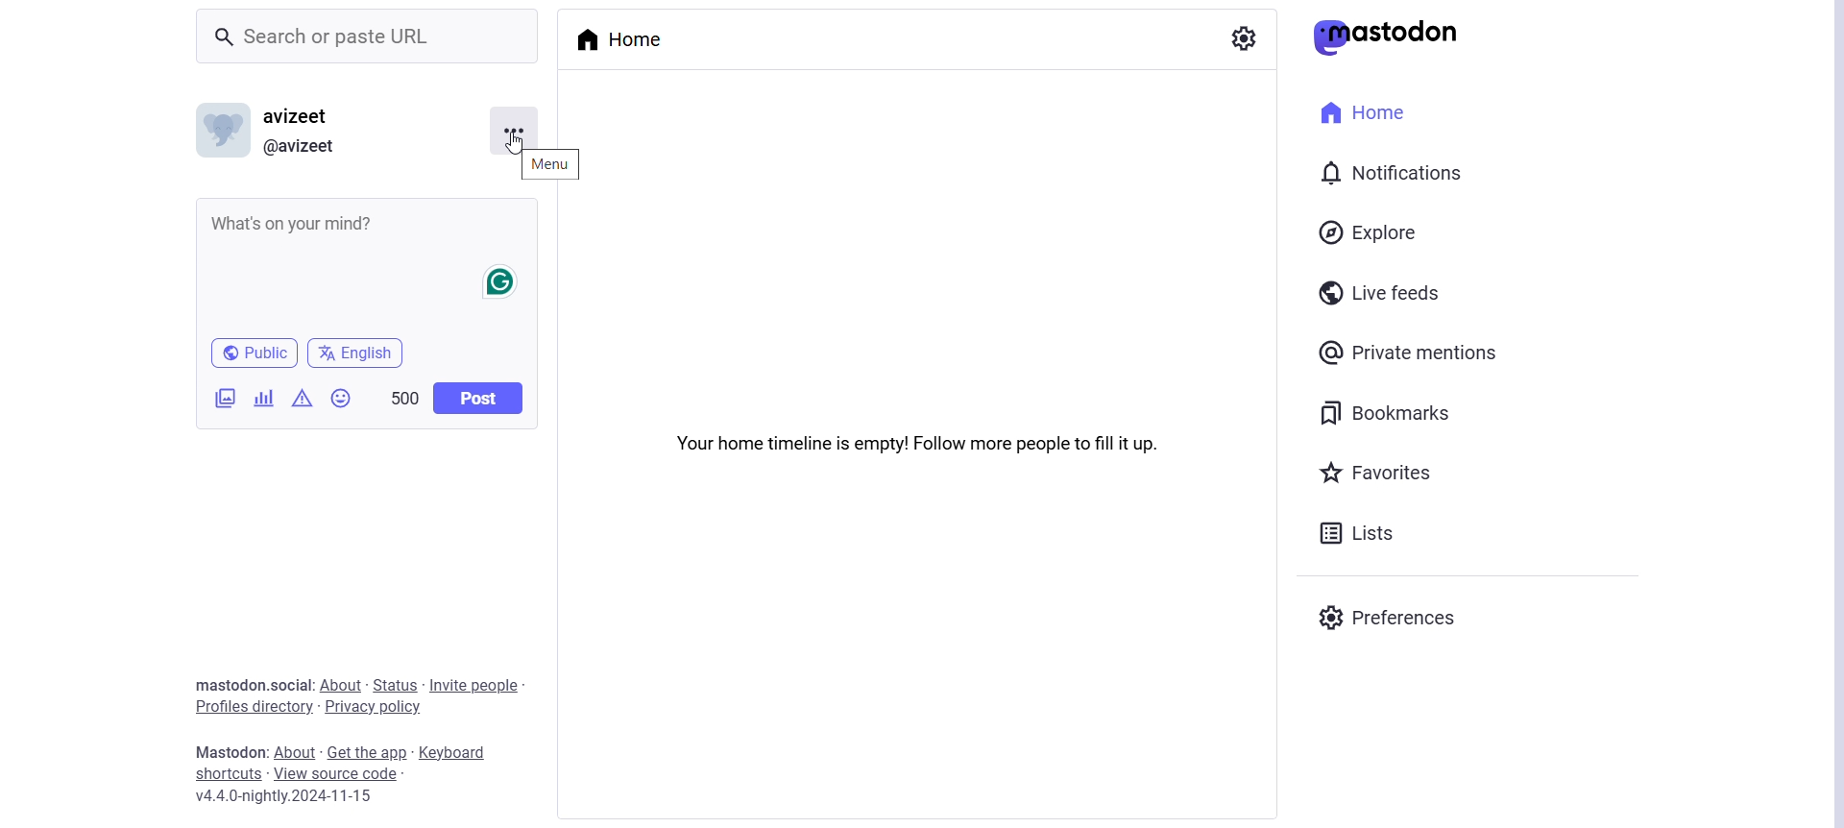 This screenshot has width=1844, height=828. Describe the element at coordinates (265, 396) in the screenshot. I see `Add a poll` at that location.